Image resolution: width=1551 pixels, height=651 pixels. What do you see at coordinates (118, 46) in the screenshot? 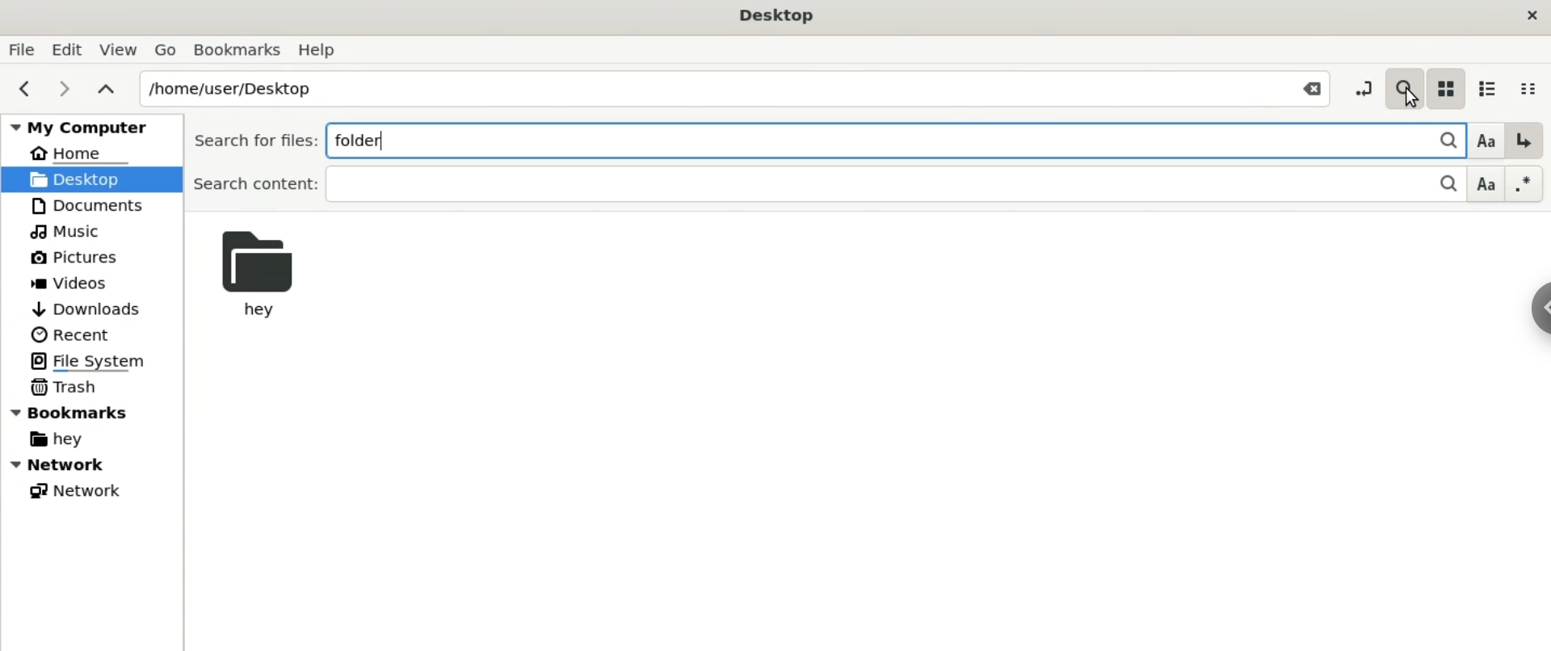
I see `View` at bounding box center [118, 46].